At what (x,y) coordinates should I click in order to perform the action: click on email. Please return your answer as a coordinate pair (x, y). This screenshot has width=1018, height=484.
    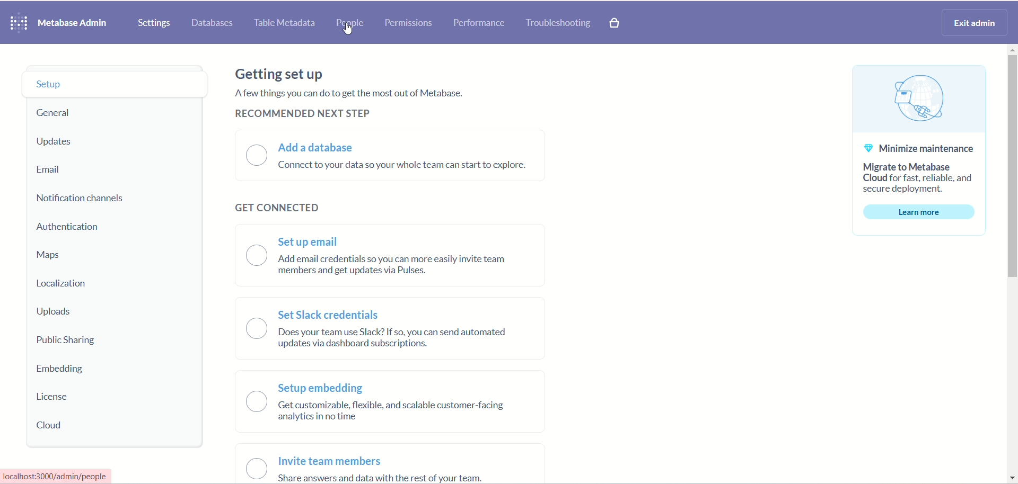
    Looking at the image, I should click on (54, 171).